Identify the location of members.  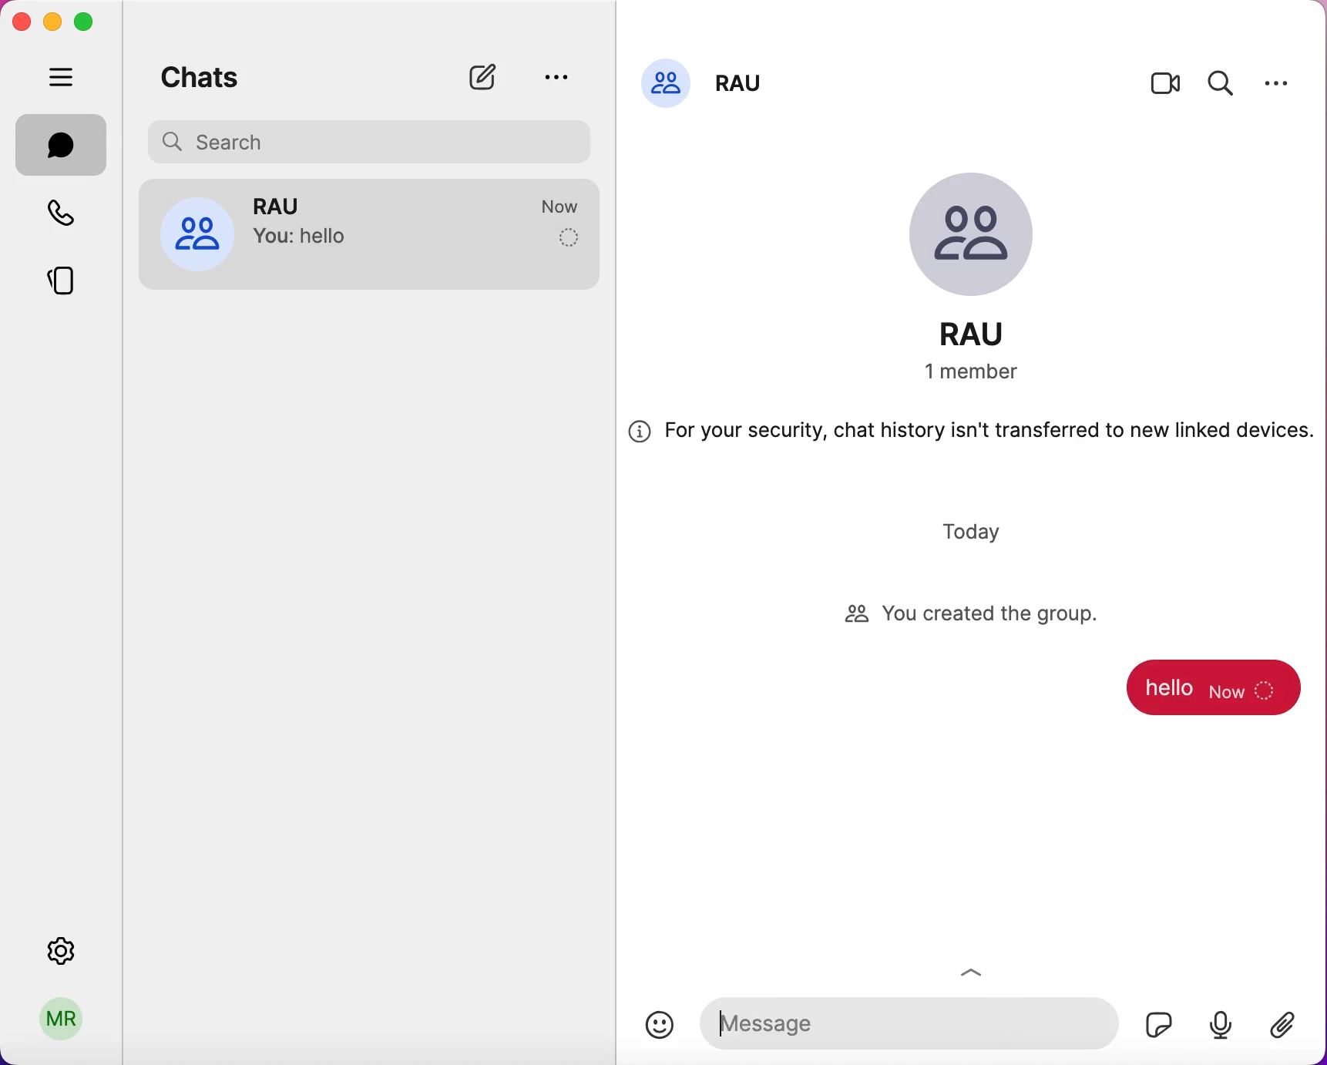
(989, 373).